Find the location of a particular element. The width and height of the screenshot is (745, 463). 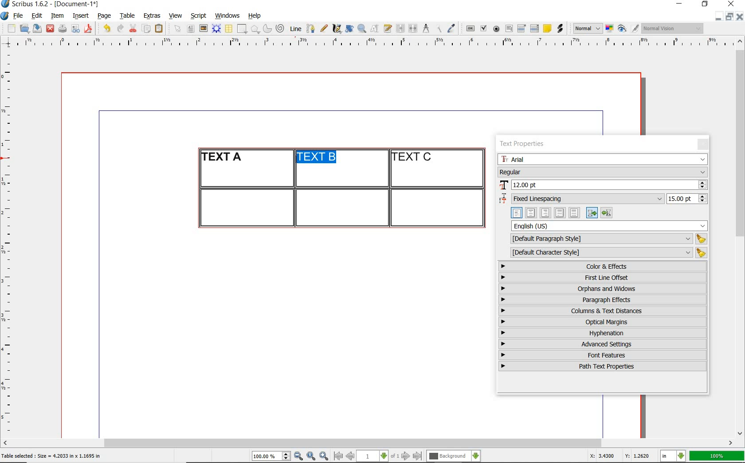

script is located at coordinates (198, 16).